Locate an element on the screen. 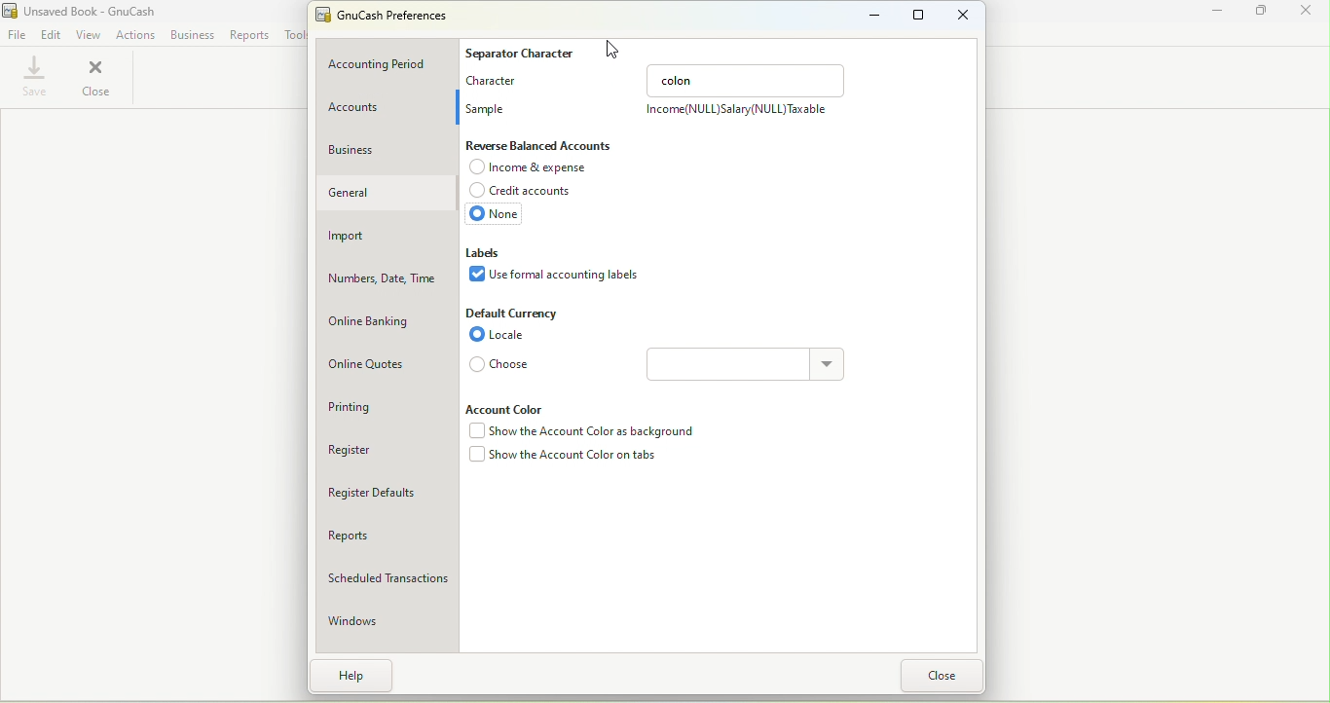  Close is located at coordinates (1311, 14).